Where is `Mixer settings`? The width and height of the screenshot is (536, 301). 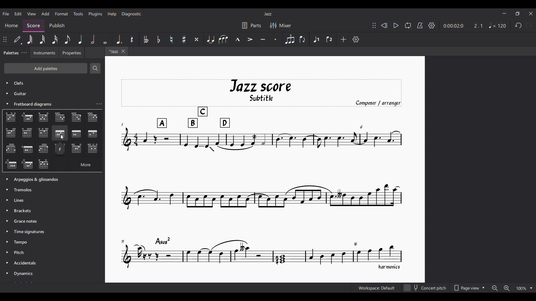
Mixer settings is located at coordinates (281, 25).